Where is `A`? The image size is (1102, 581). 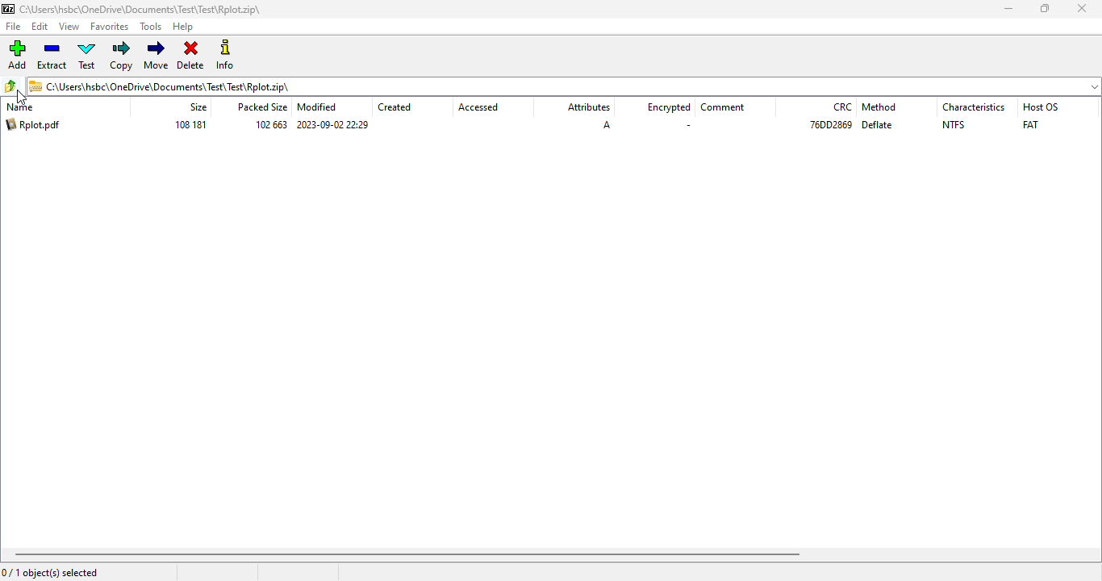
A is located at coordinates (605, 124).